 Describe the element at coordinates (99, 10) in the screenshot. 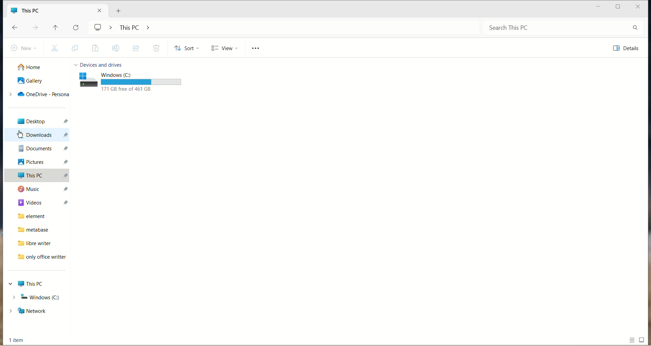

I see `close tab` at that location.